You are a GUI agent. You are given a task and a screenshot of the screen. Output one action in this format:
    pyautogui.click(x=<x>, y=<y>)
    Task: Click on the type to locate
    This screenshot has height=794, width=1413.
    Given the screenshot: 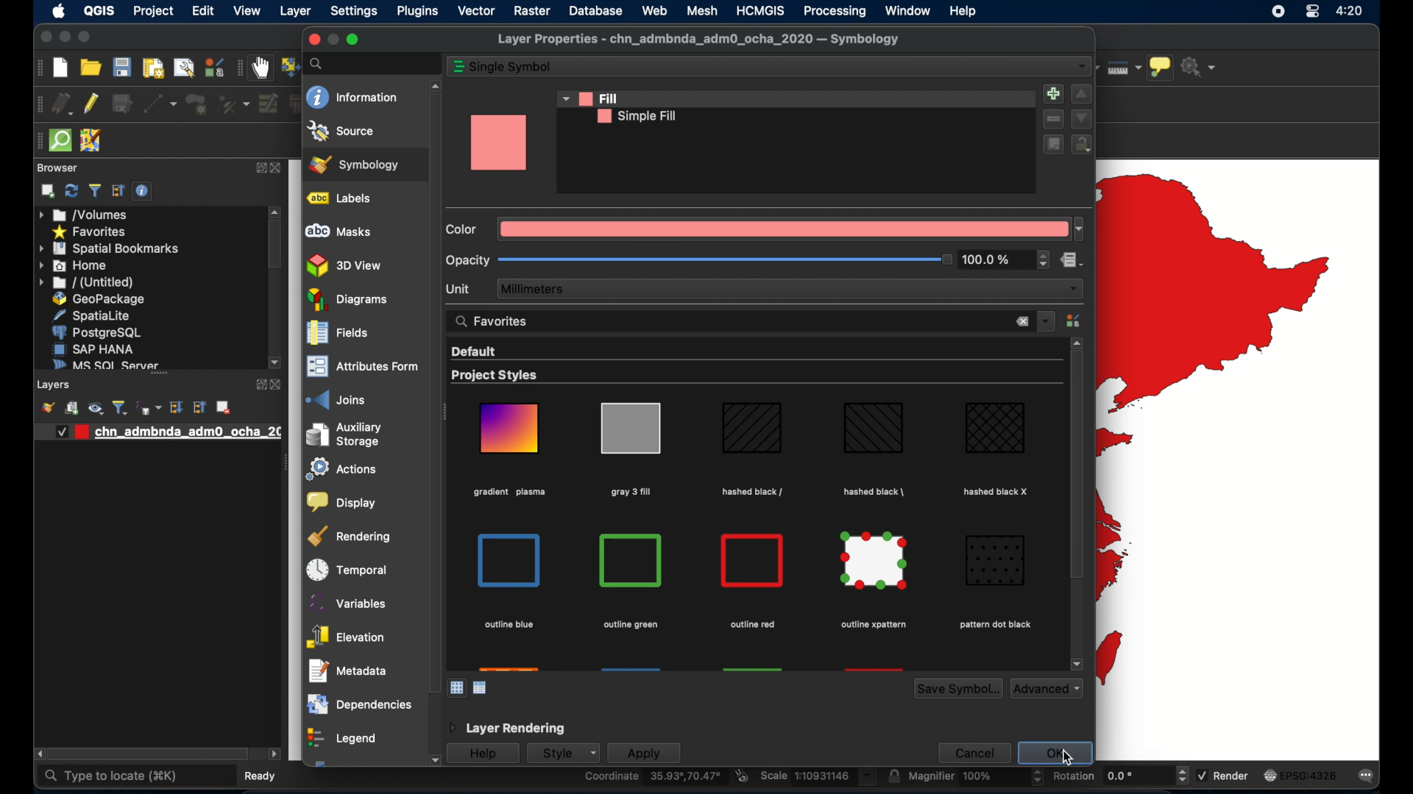 What is the action you would take?
    pyautogui.click(x=110, y=776)
    